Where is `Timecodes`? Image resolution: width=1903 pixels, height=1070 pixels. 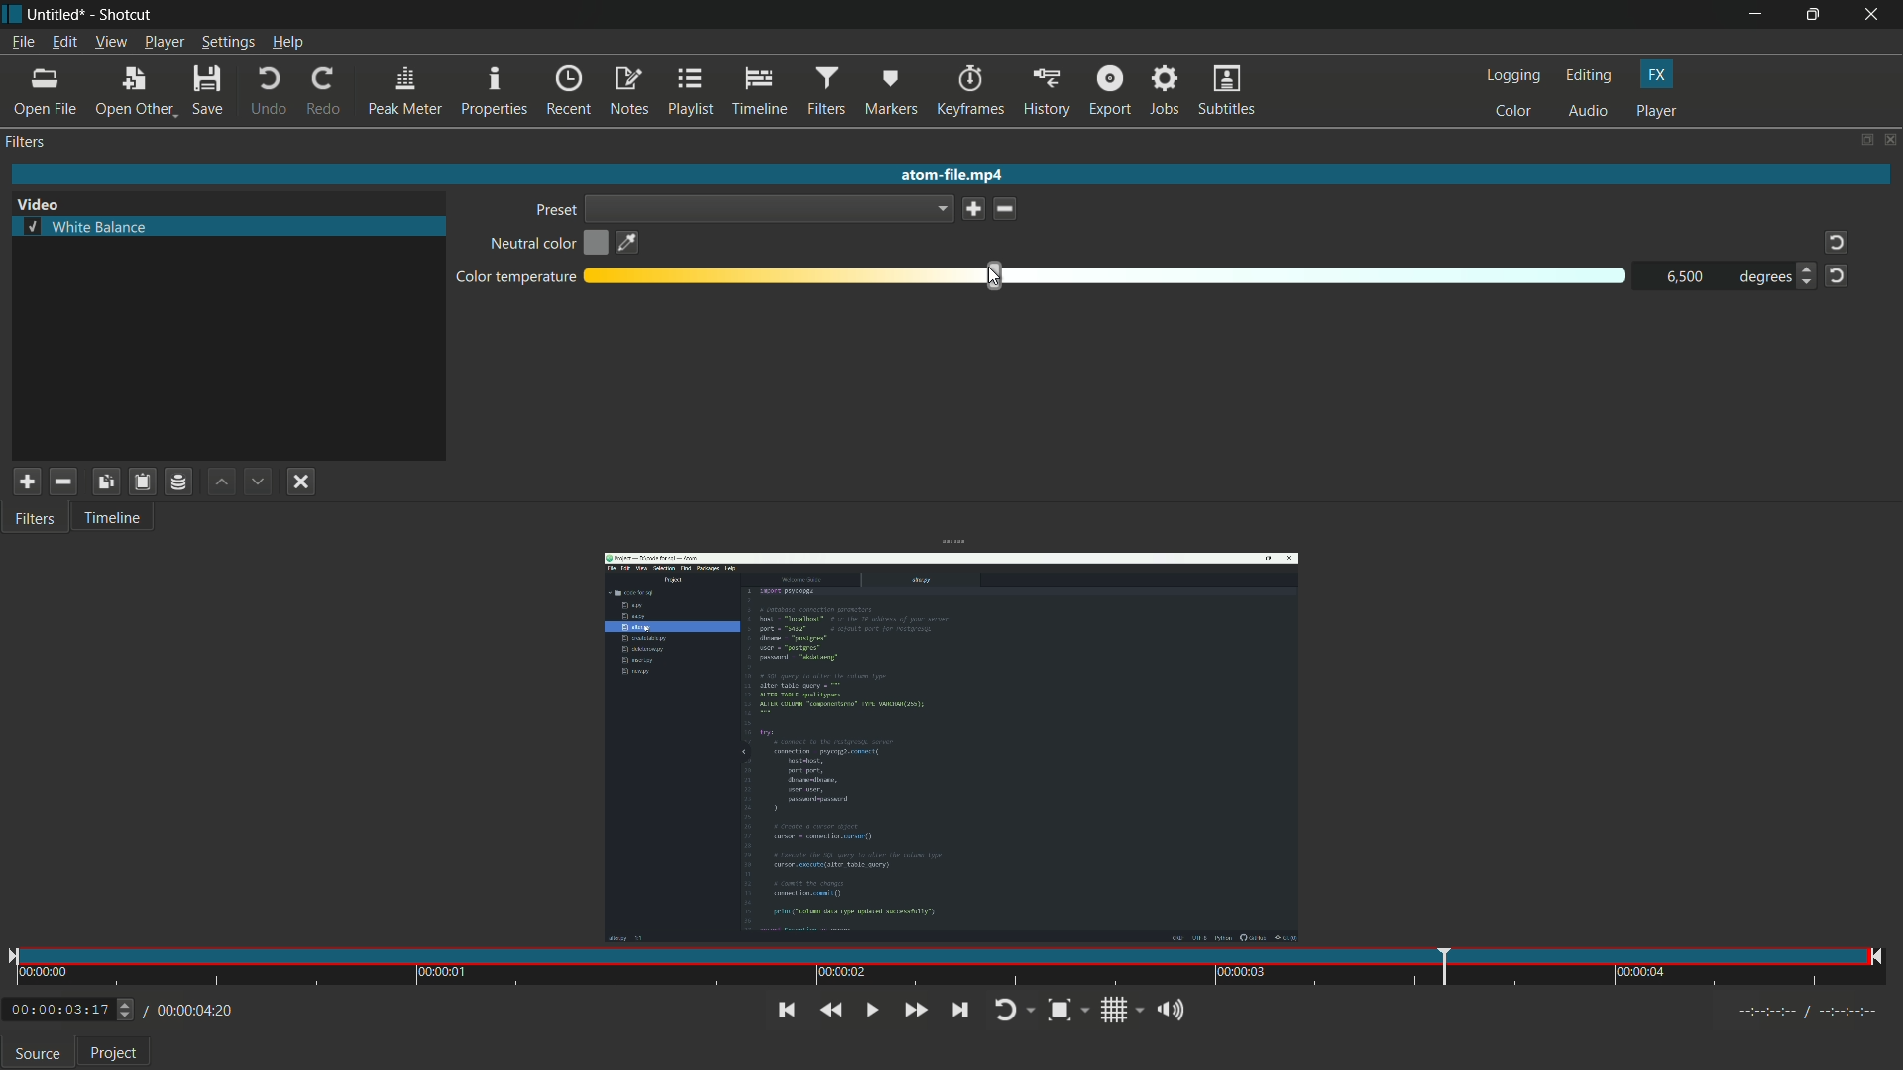 Timecodes is located at coordinates (1795, 1010).